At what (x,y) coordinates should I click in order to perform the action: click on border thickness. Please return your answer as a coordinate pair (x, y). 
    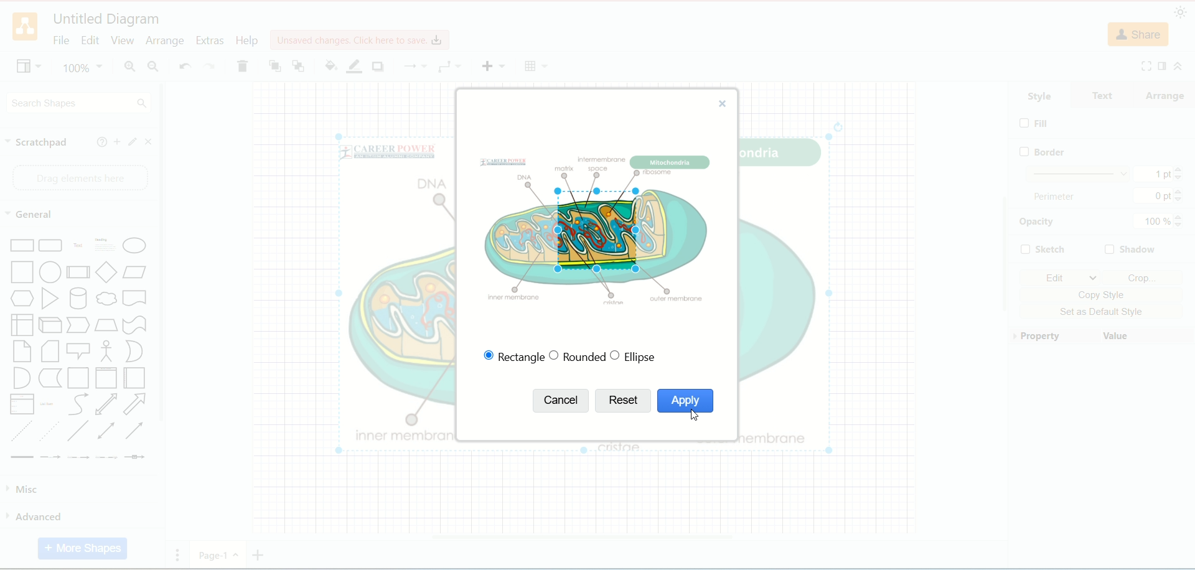
    Looking at the image, I should click on (1105, 174).